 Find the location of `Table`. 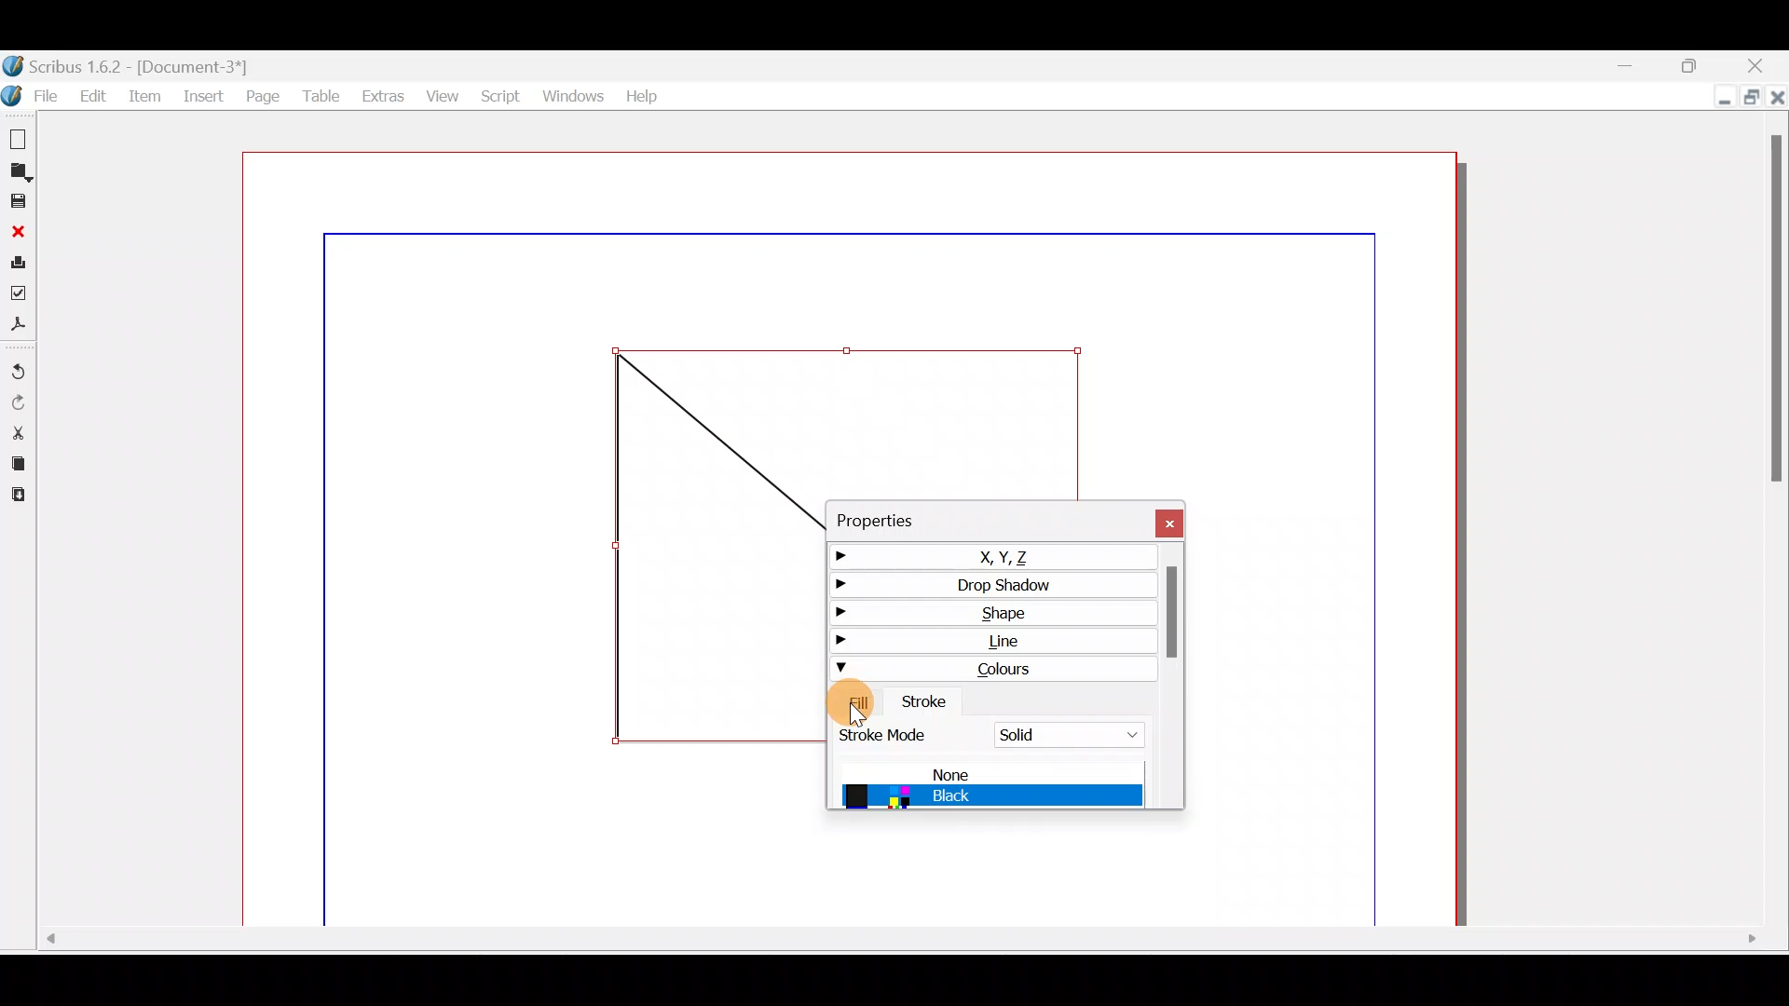

Table is located at coordinates (318, 94).